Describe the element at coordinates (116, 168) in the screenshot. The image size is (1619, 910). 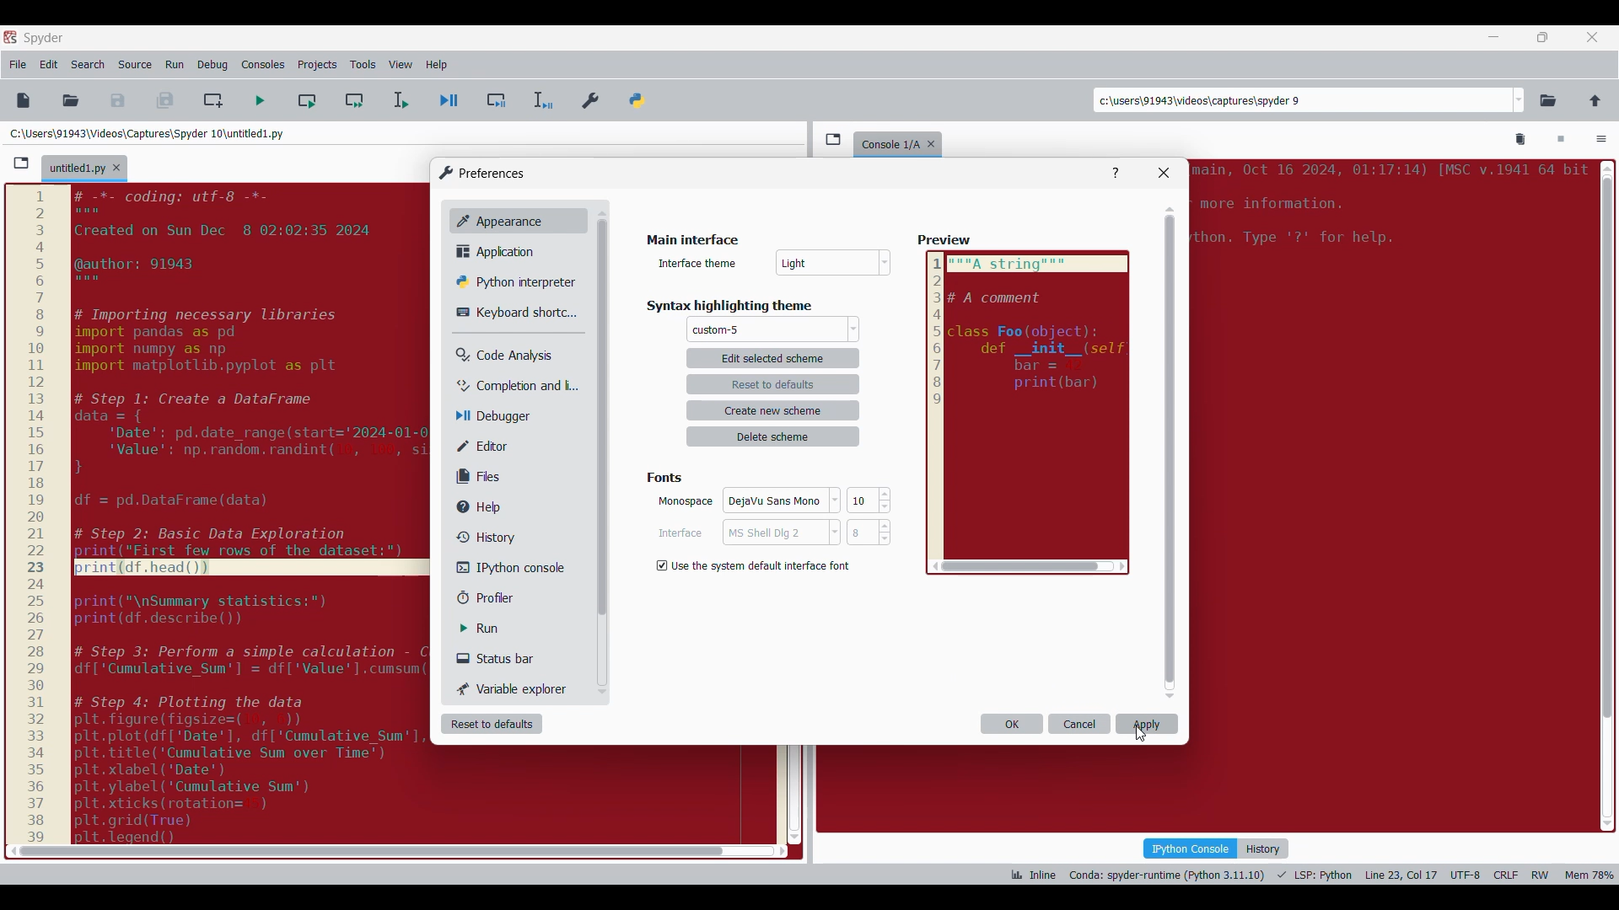
I see `Close tab` at that location.